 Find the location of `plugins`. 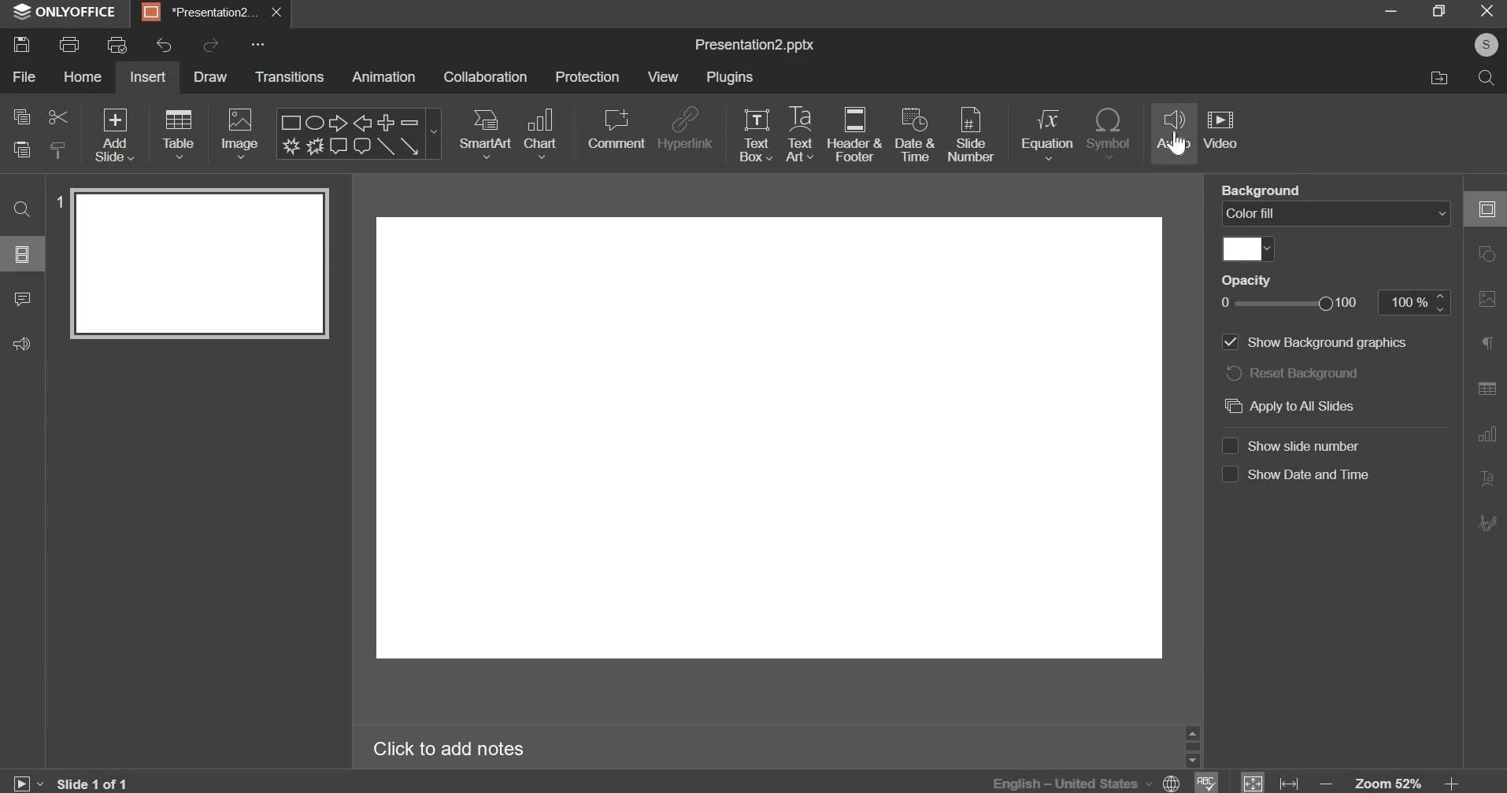

plugins is located at coordinates (732, 78).